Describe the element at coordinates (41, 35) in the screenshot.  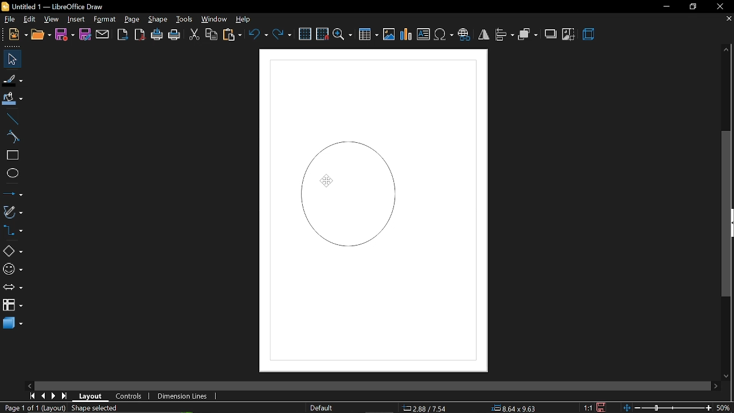
I see `new` at that location.